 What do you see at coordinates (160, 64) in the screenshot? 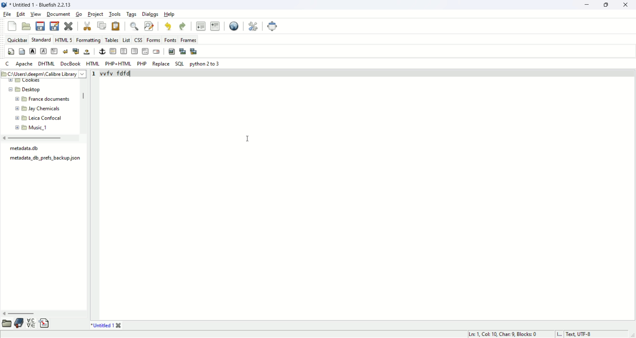
I see `replace` at bounding box center [160, 64].